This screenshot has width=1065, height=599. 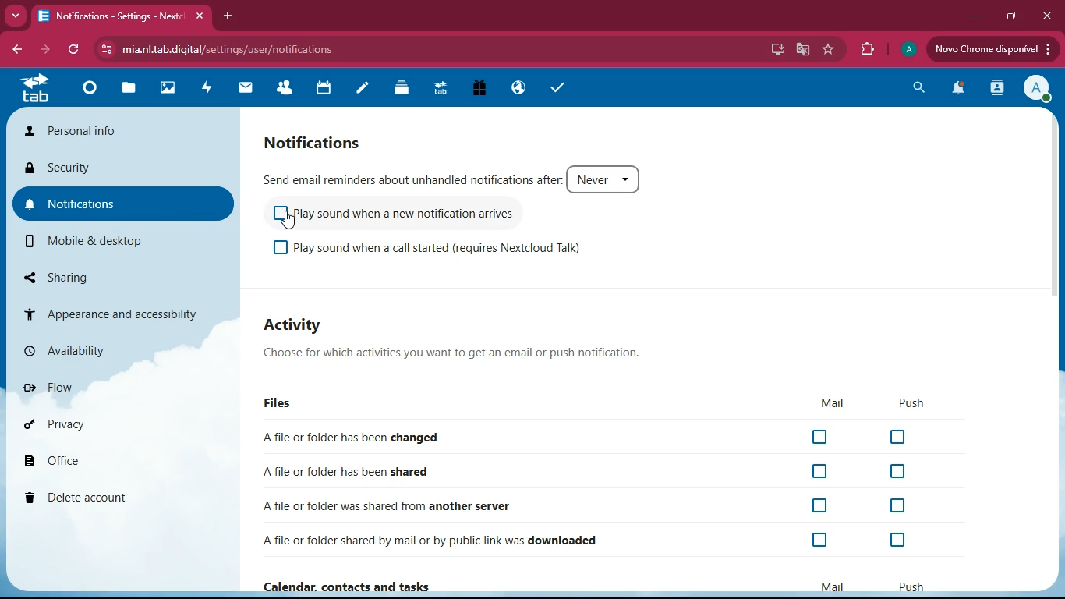 I want to click on another server, so click(x=394, y=505).